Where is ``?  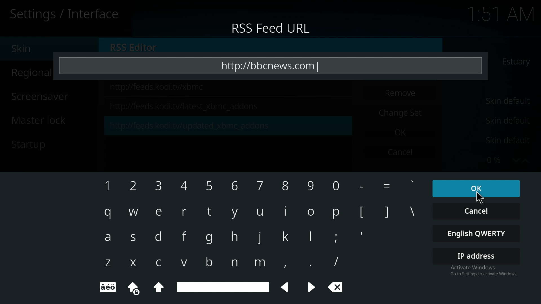  is located at coordinates (366, 188).